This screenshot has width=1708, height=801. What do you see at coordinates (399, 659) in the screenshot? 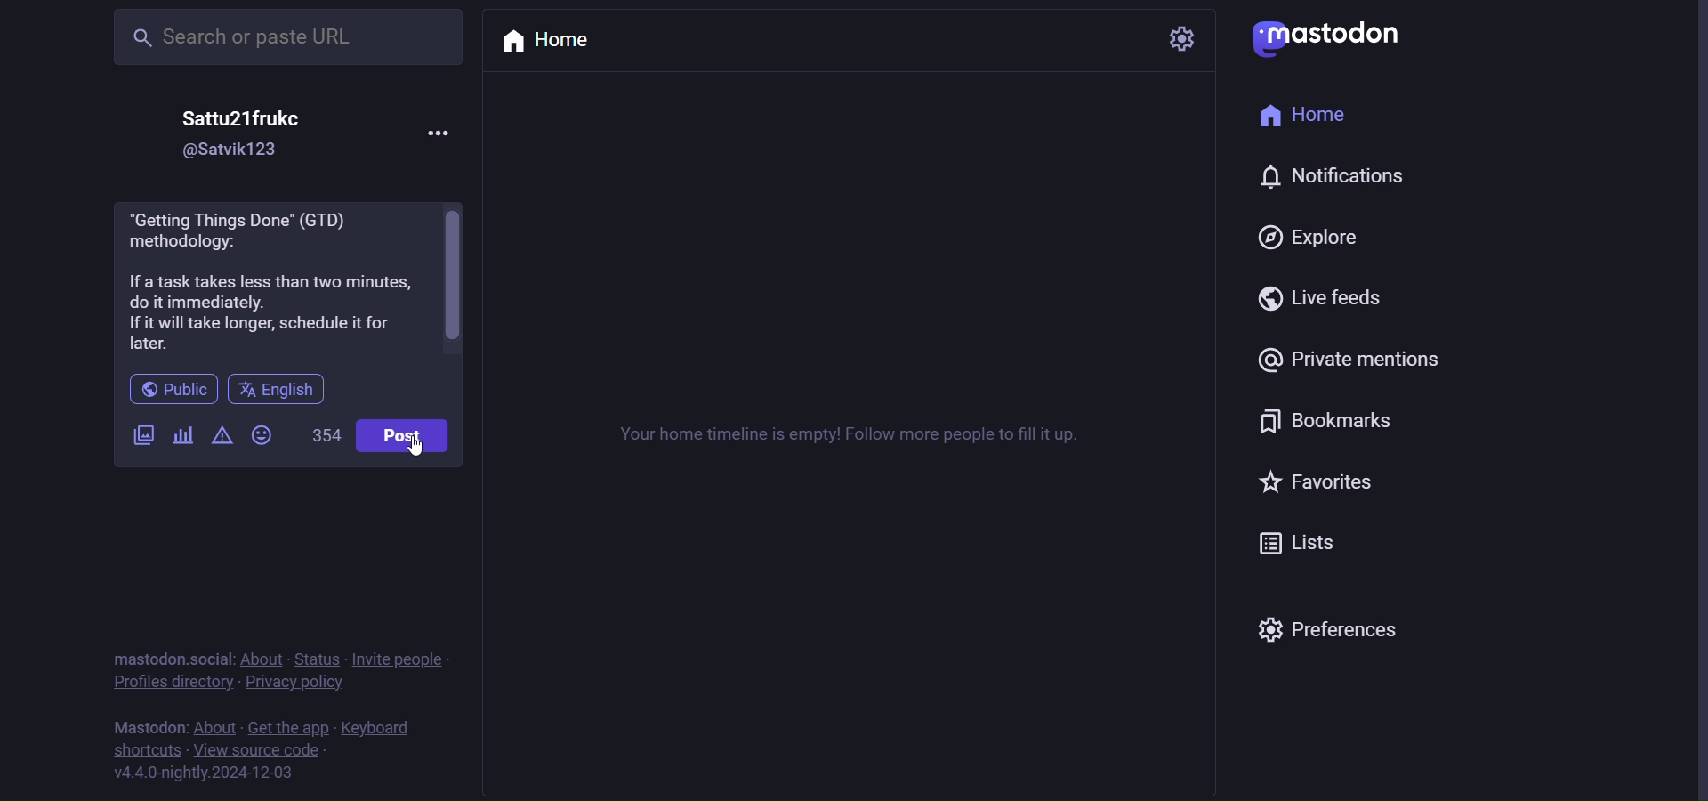
I see `invite people` at bounding box center [399, 659].